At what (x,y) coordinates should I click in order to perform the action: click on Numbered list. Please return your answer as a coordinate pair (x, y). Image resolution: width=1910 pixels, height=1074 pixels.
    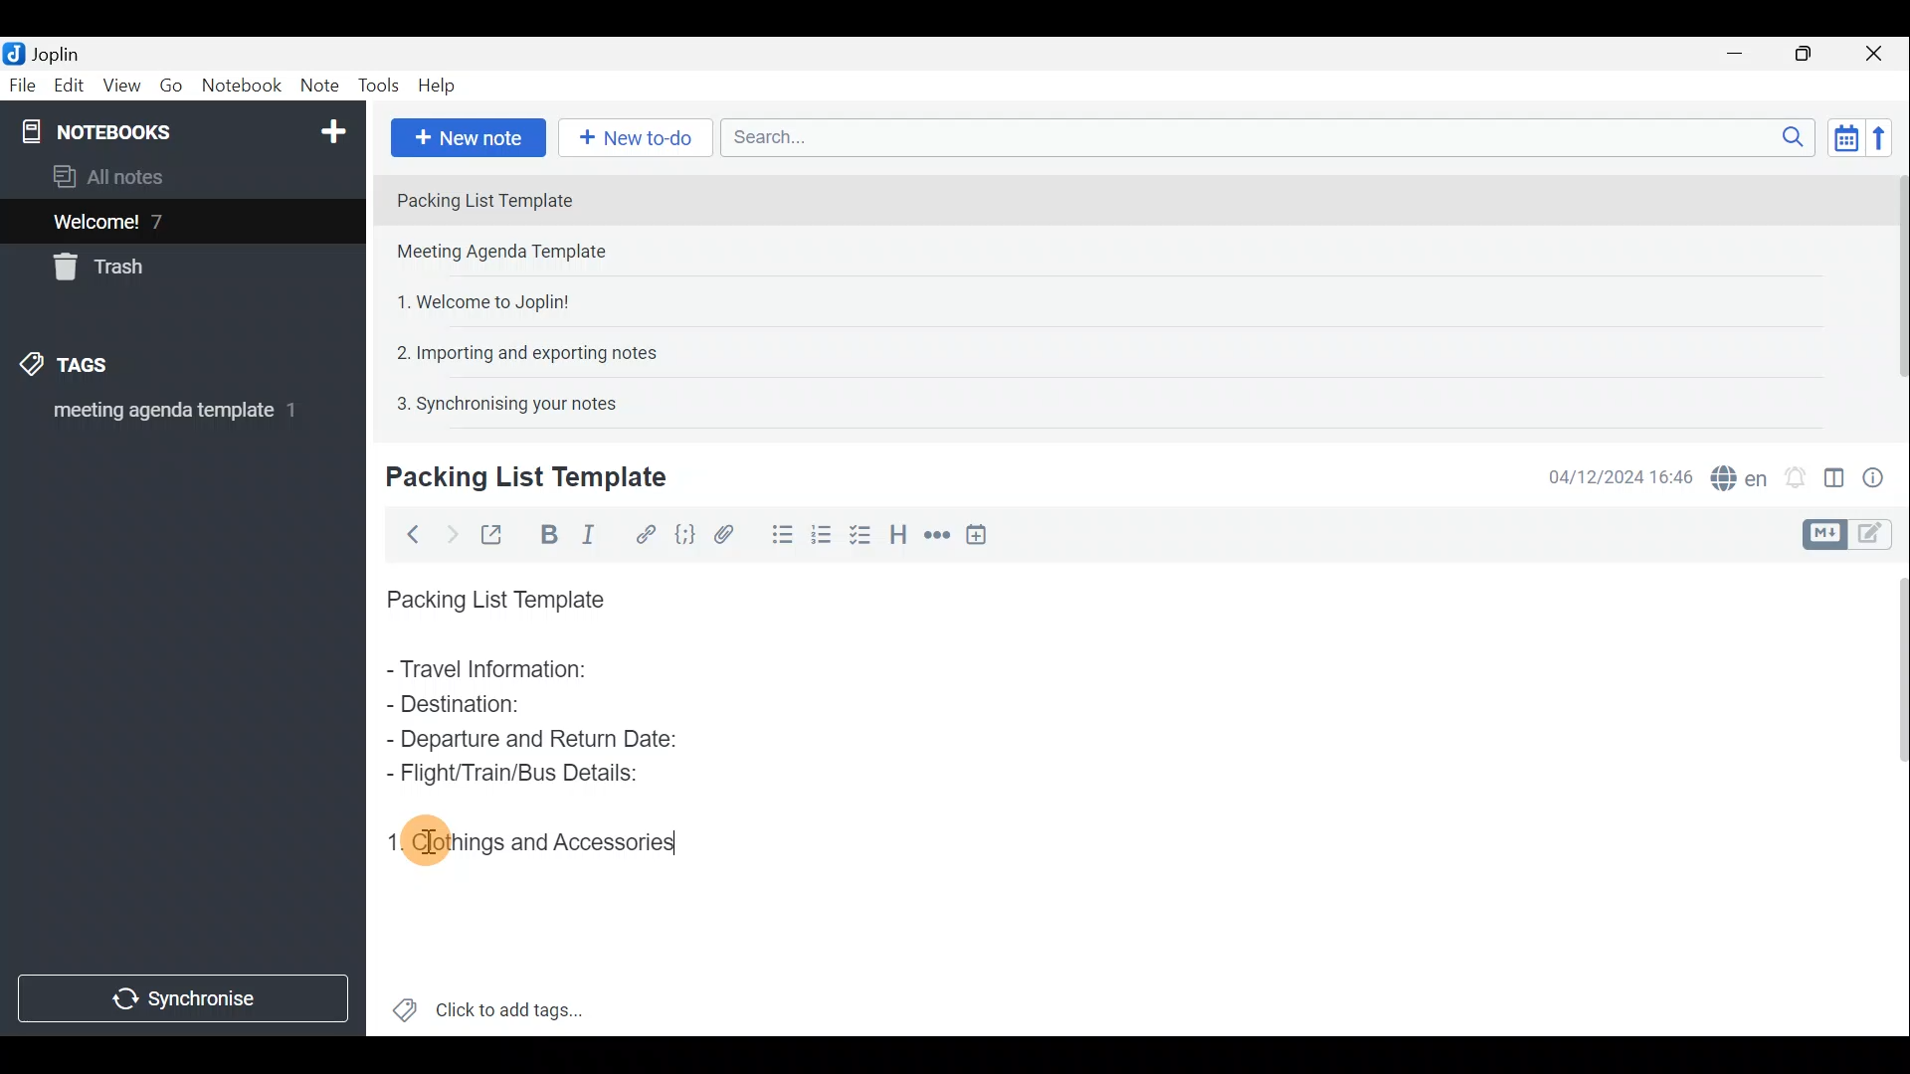
    Looking at the image, I should click on (862, 534).